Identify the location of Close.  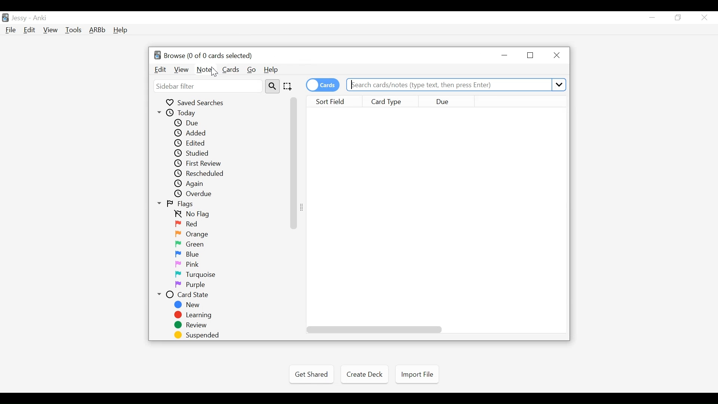
(704, 18).